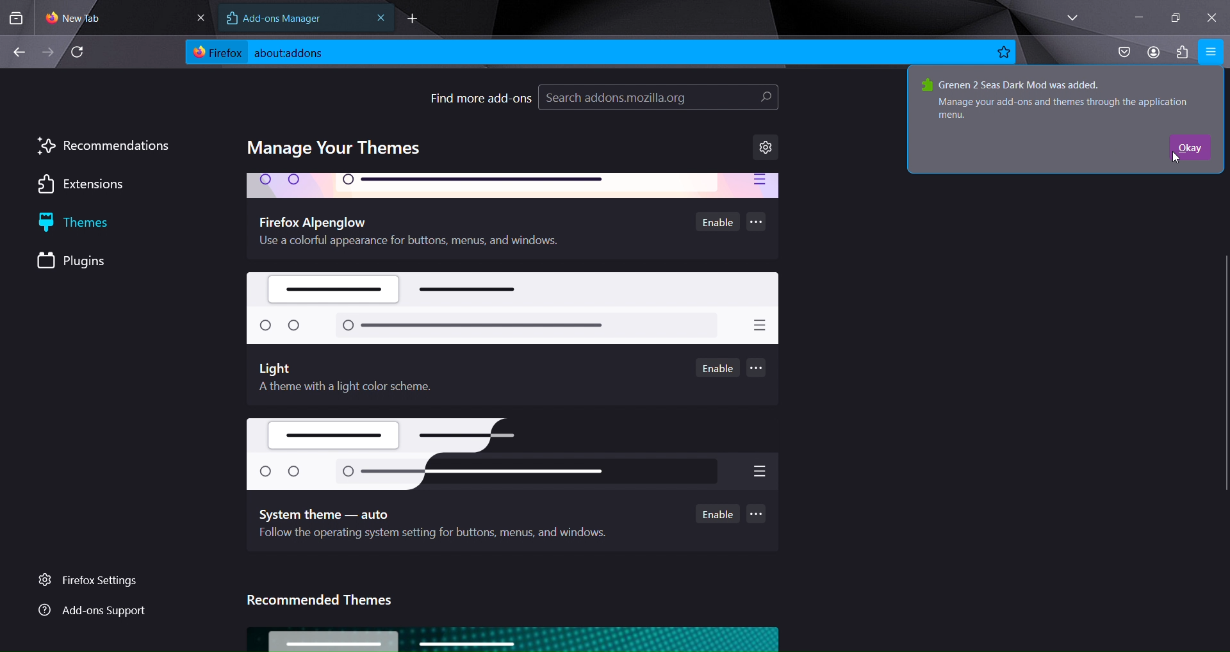  I want to click on list all tabs, so click(1069, 17).